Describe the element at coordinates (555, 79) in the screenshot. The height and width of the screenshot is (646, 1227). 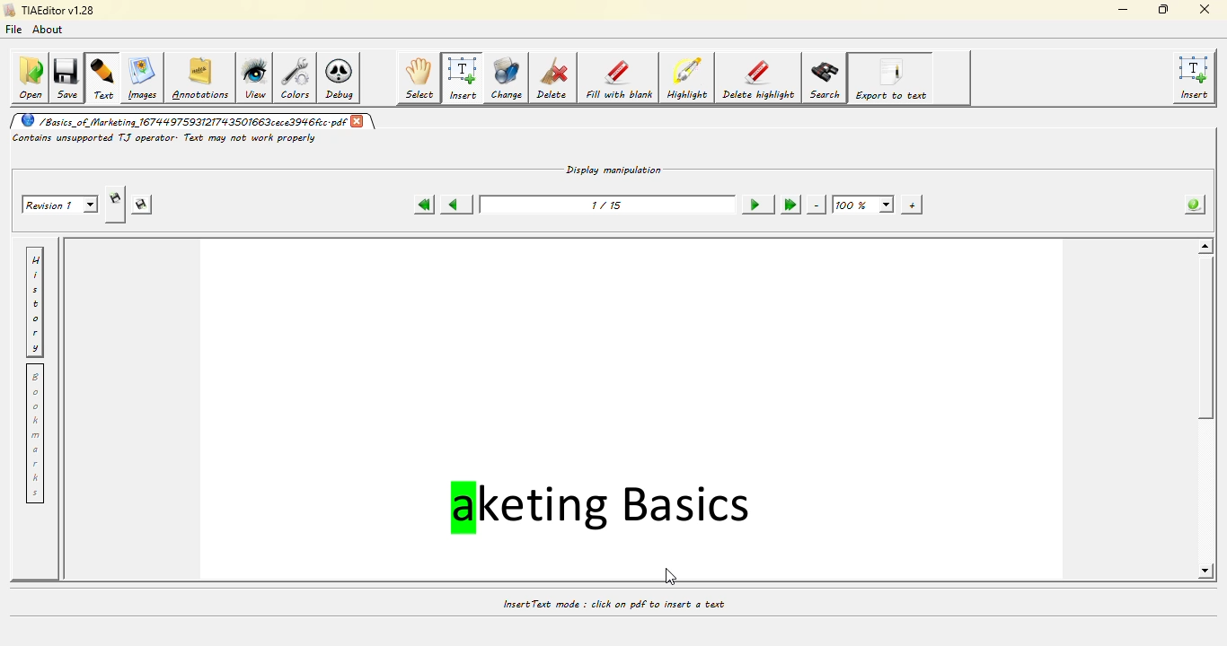
I see `delete` at that location.